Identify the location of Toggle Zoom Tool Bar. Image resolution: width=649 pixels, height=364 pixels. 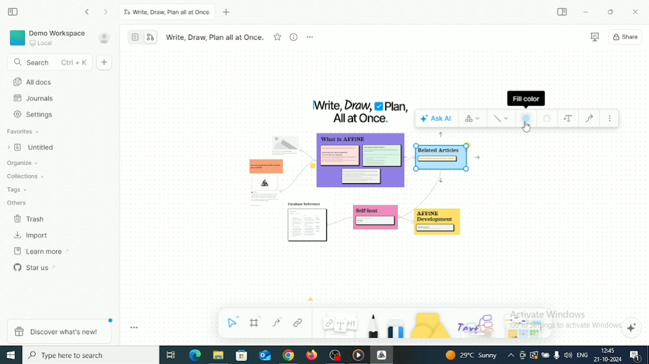
(135, 328).